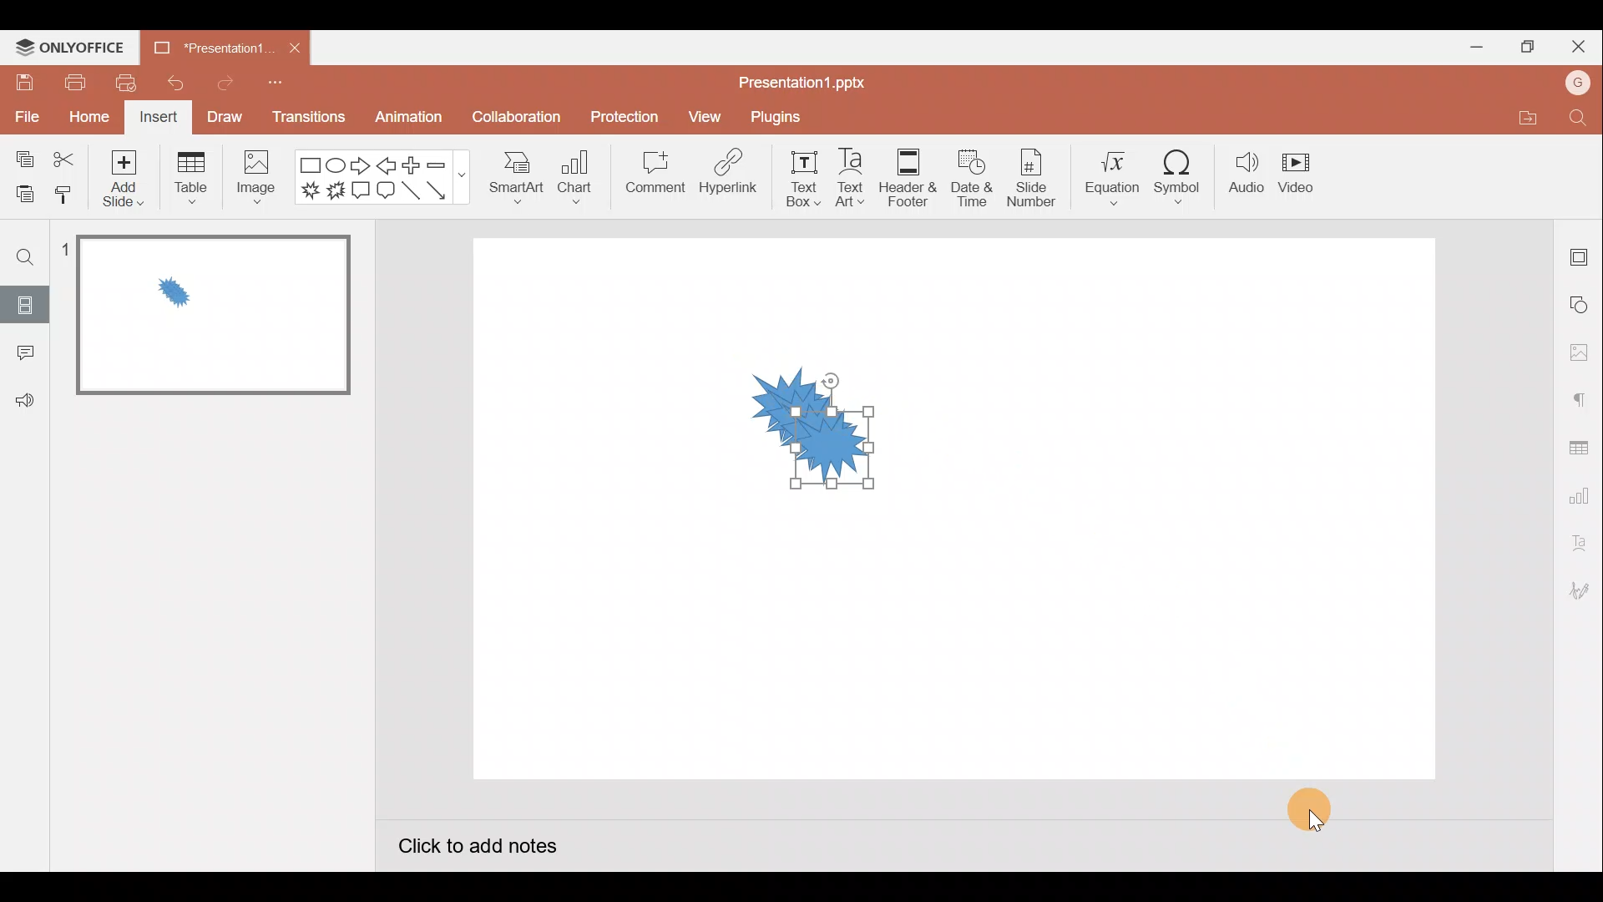 This screenshot has height=902, width=1603. What do you see at coordinates (70, 47) in the screenshot?
I see `ONLYOFFICE` at bounding box center [70, 47].